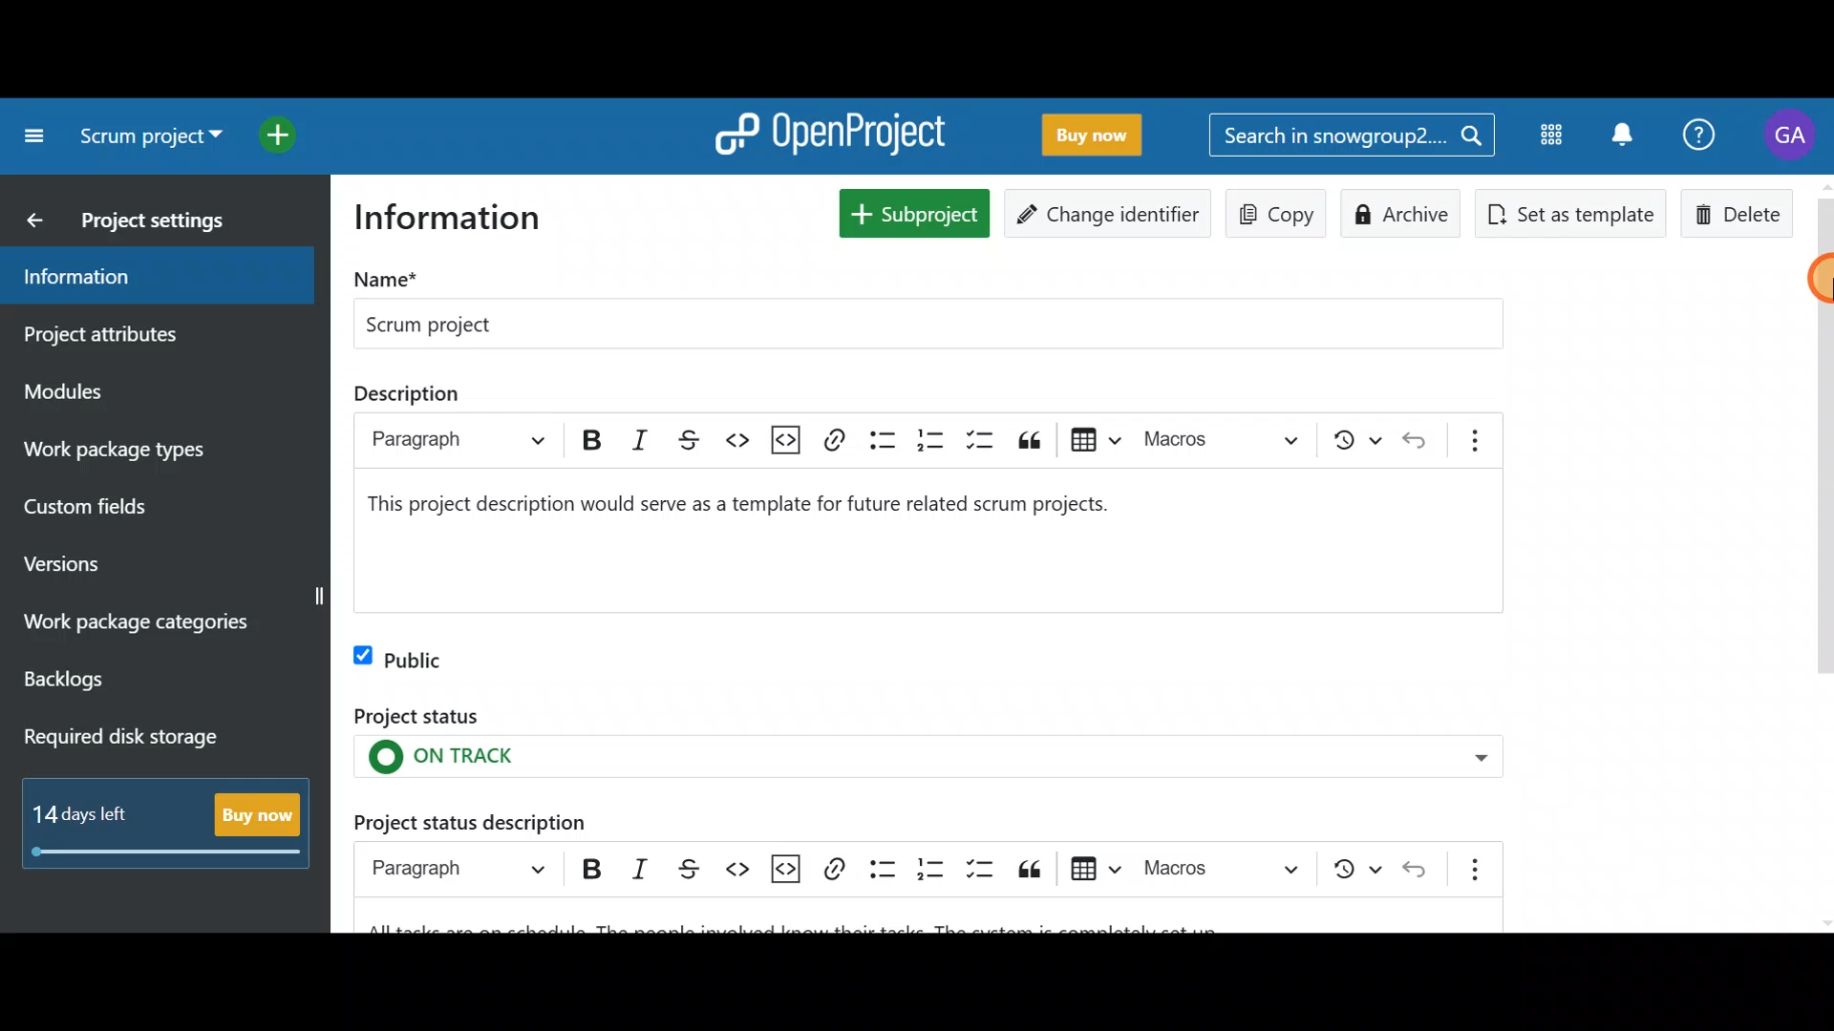 This screenshot has width=1834, height=1031. What do you see at coordinates (1028, 440) in the screenshot?
I see `block quote` at bounding box center [1028, 440].